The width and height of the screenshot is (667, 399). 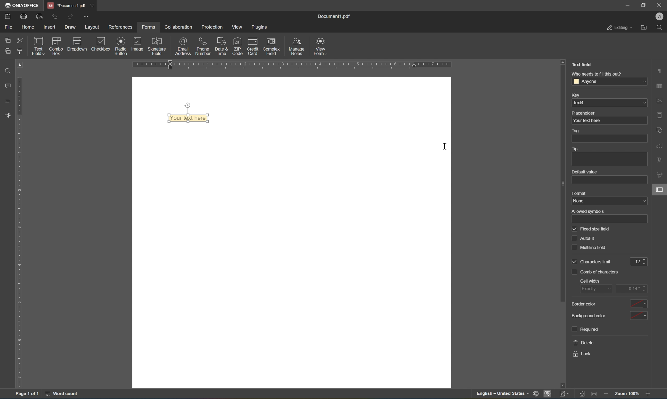 What do you see at coordinates (588, 238) in the screenshot?
I see `autofit` at bounding box center [588, 238].